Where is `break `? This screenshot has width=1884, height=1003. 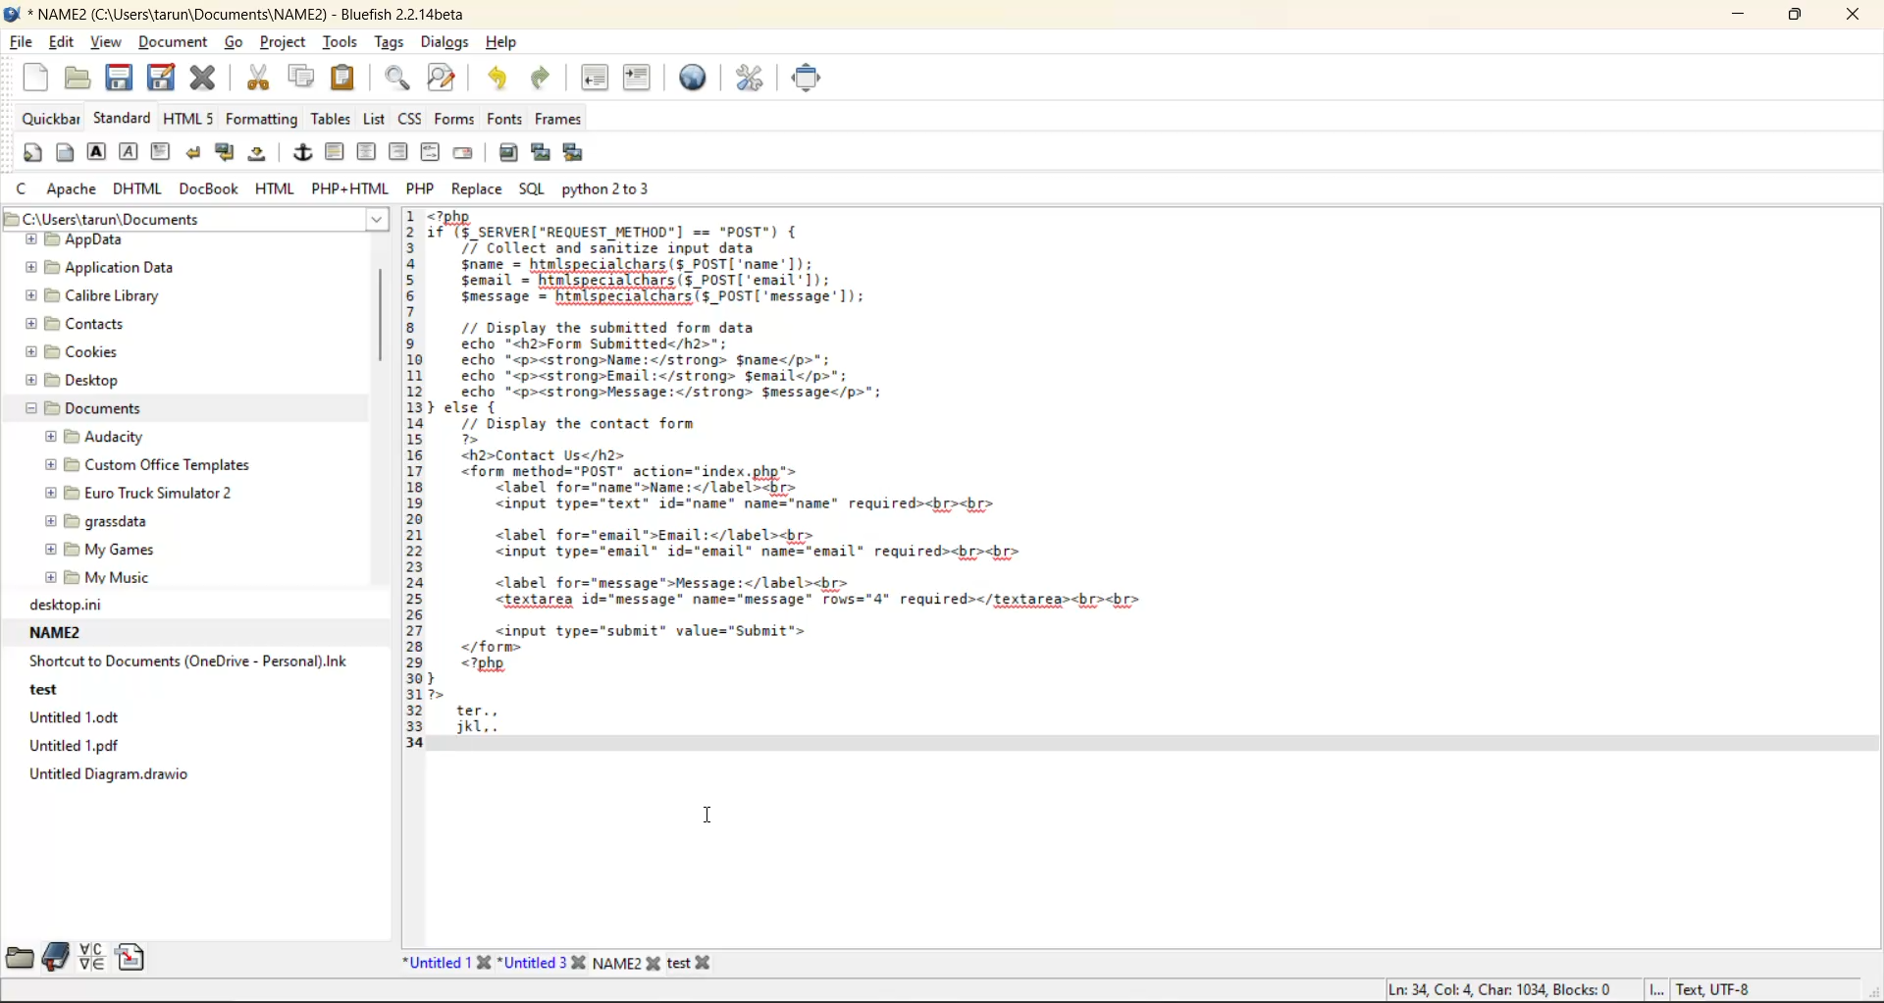 break  is located at coordinates (193, 153).